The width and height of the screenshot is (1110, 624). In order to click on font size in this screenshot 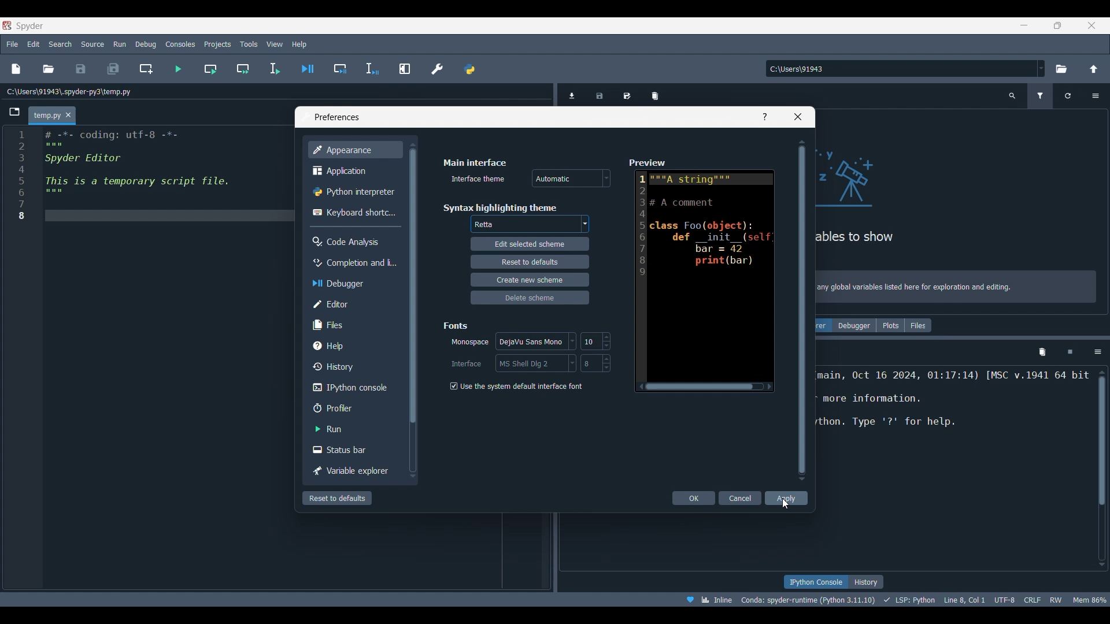, I will do `click(594, 341)`.